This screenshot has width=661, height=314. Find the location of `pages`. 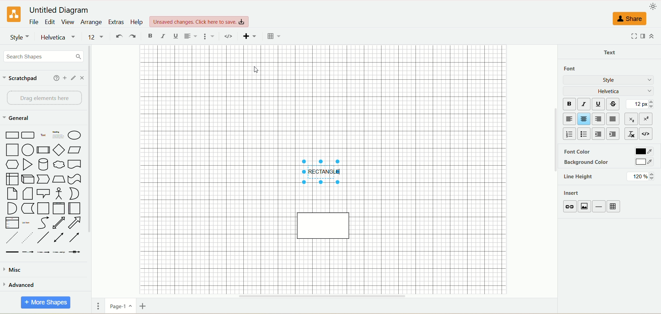

pages is located at coordinates (96, 306).